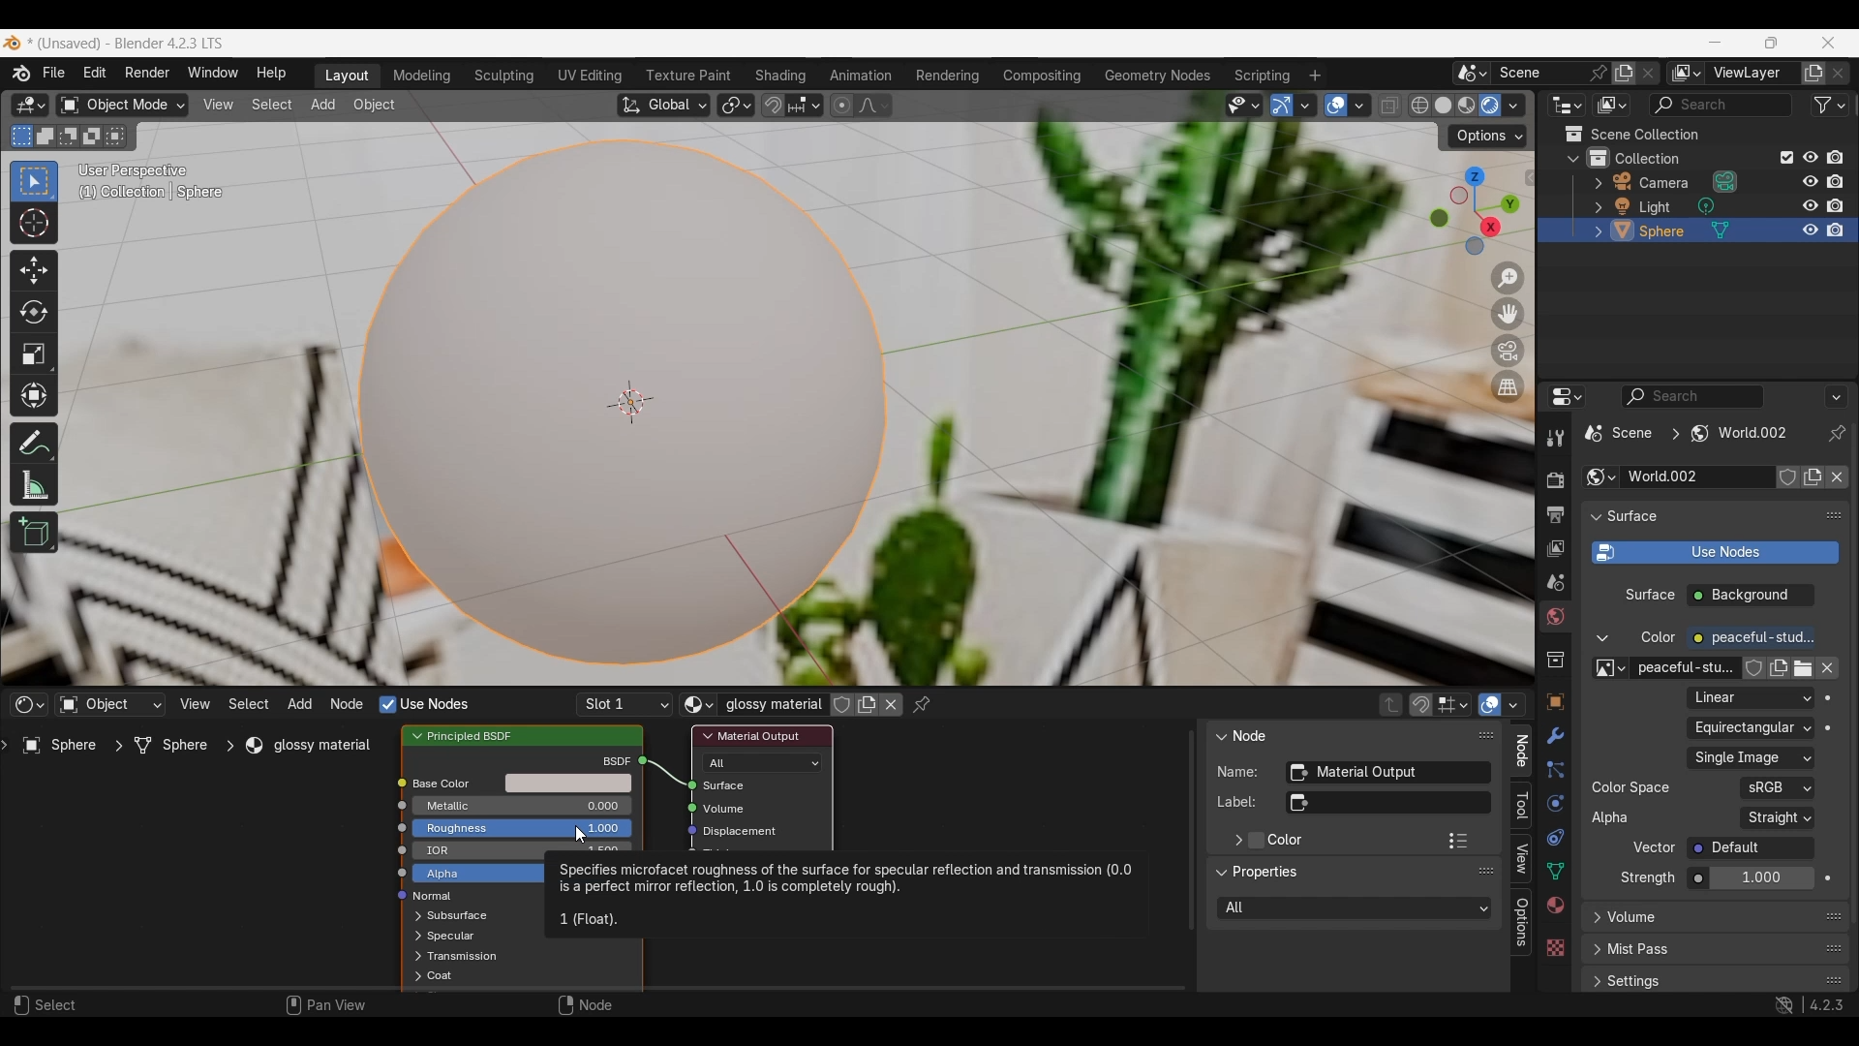  Describe the element at coordinates (1751, 758) in the screenshot. I see `Image file` at that location.